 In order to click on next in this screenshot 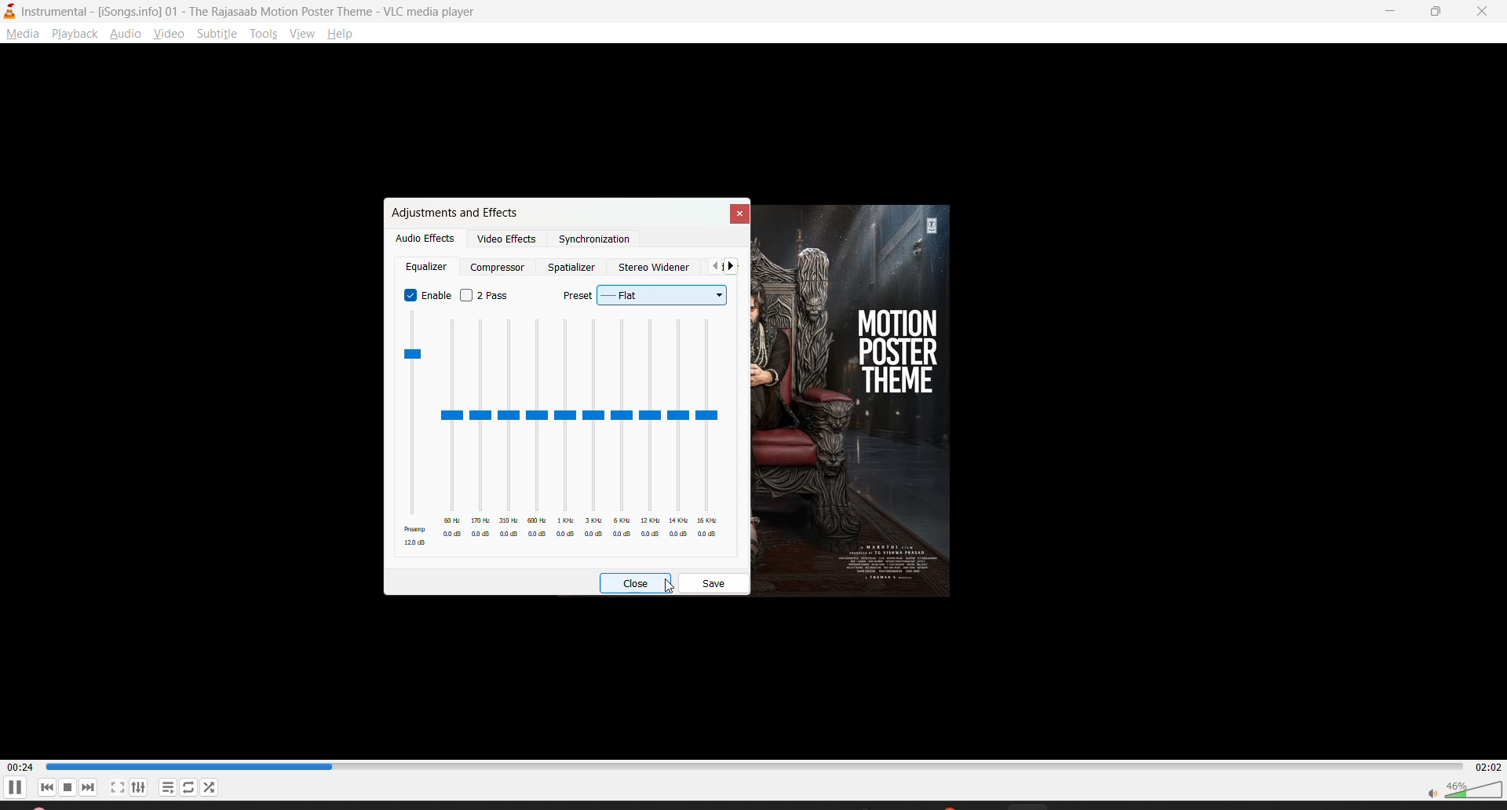, I will do `click(92, 788)`.